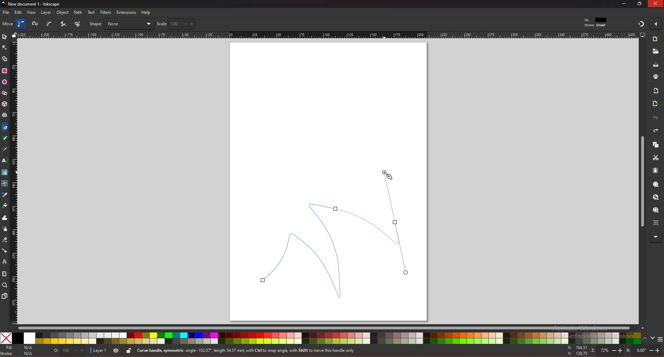 The image size is (664, 357). I want to click on zoom page, so click(655, 211).